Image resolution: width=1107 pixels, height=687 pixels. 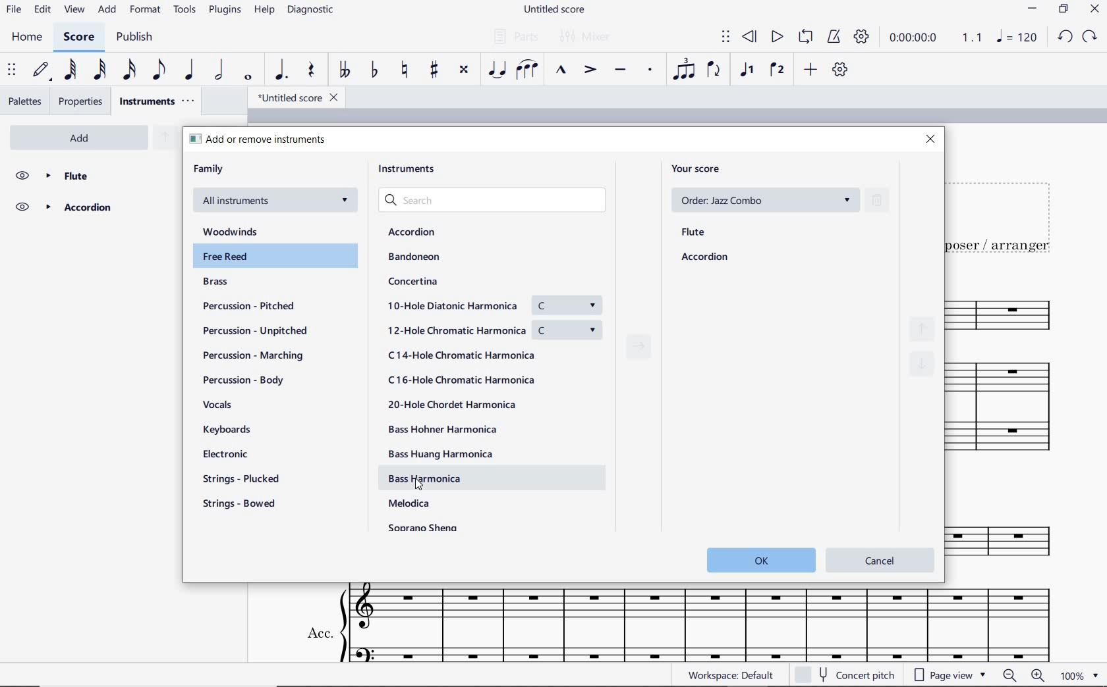 What do you see at coordinates (561, 71) in the screenshot?
I see `marcato` at bounding box center [561, 71].